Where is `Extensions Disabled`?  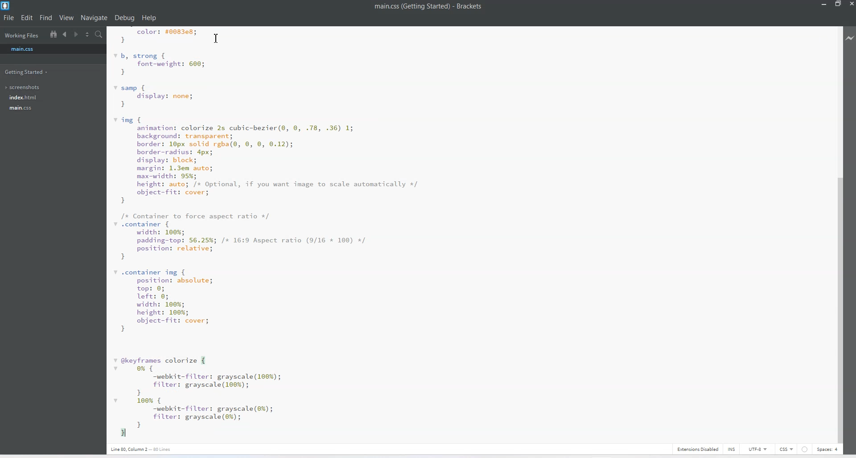
Extensions Disabled is located at coordinates (697, 450).